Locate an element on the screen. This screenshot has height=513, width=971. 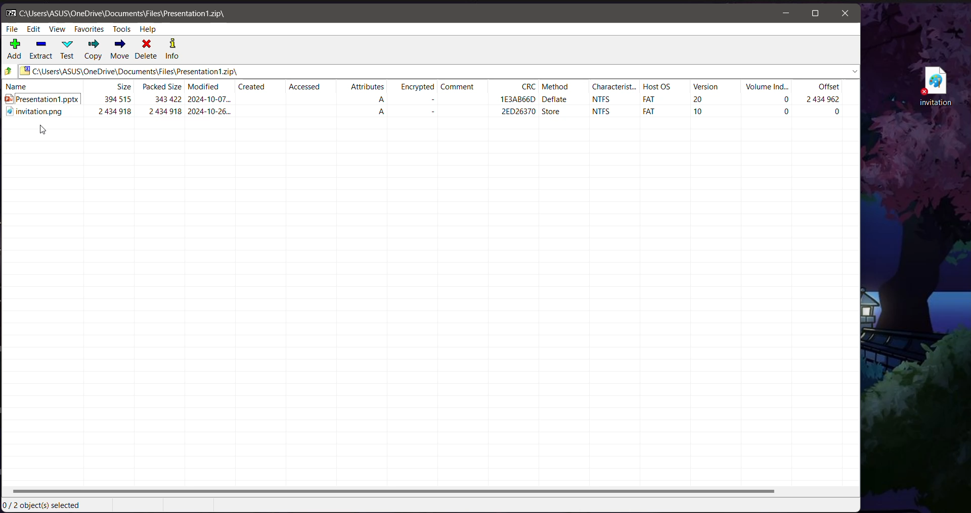
Current Folder Path is located at coordinates (440, 71).